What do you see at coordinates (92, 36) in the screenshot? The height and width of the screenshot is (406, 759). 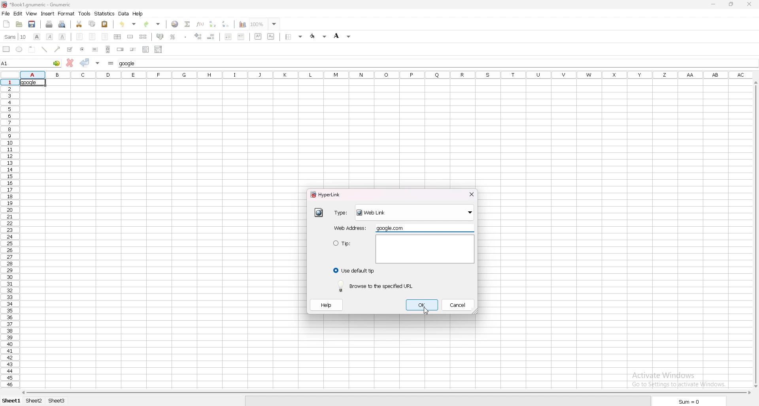 I see `centre` at bounding box center [92, 36].